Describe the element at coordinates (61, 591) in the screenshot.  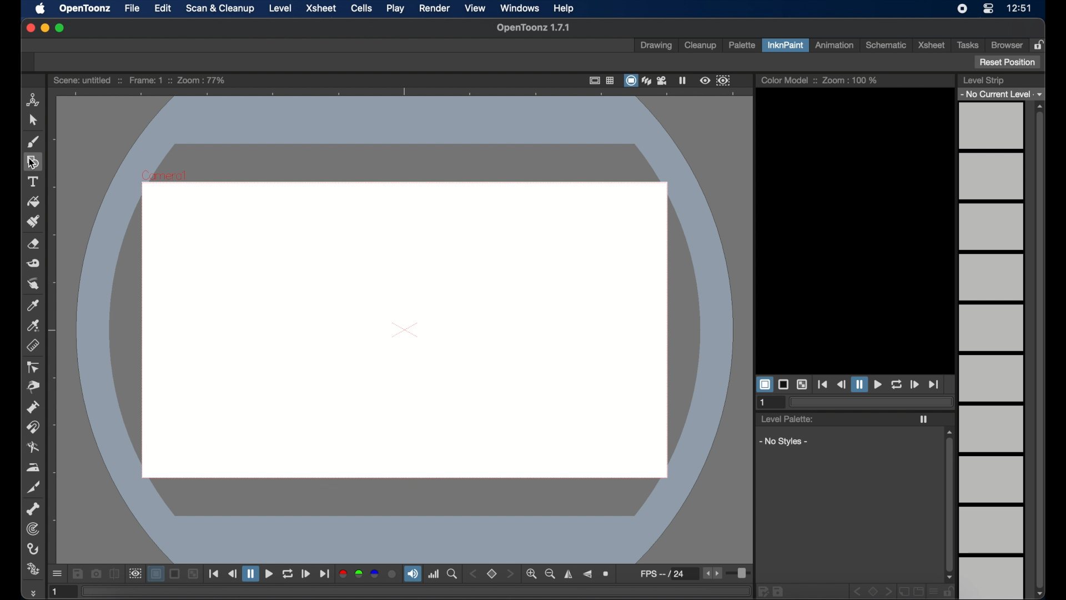
I see `1` at that location.